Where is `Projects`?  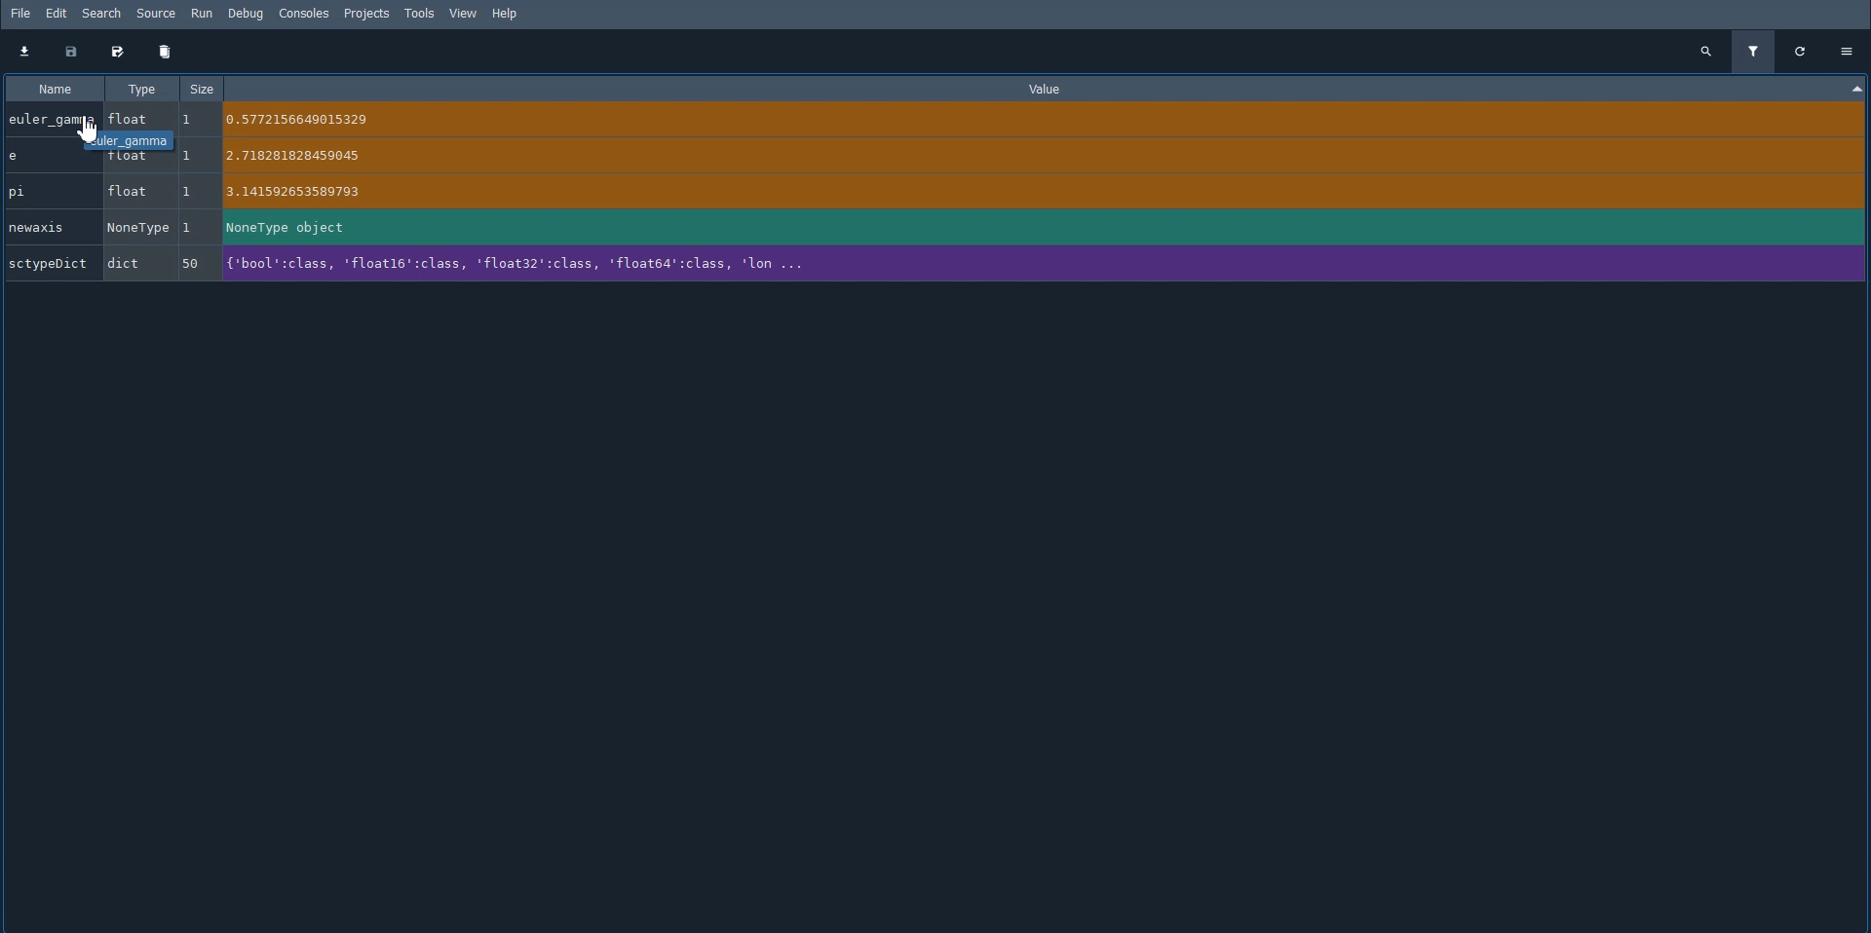 Projects is located at coordinates (365, 14).